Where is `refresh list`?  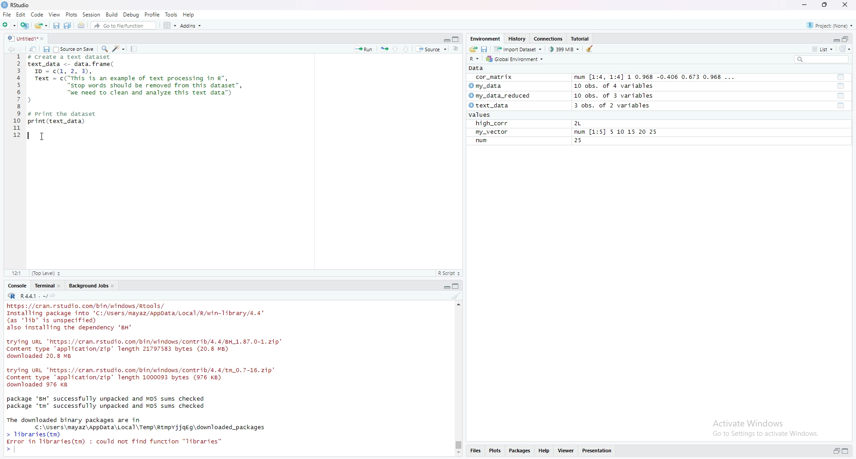 refresh list is located at coordinates (845, 50).